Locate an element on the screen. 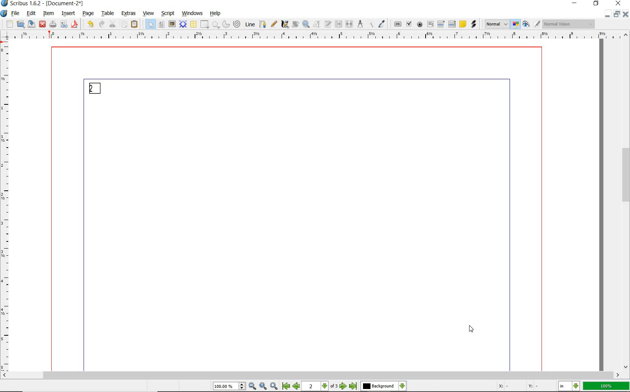 Image resolution: width=630 pixels, height=392 pixels. scroll bar is located at coordinates (310, 376).